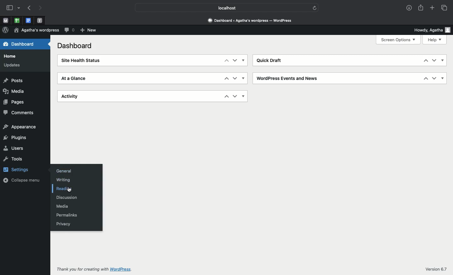 Image resolution: width=453 pixels, height=275 pixels. What do you see at coordinates (399, 40) in the screenshot?
I see `Screen options` at bounding box center [399, 40].